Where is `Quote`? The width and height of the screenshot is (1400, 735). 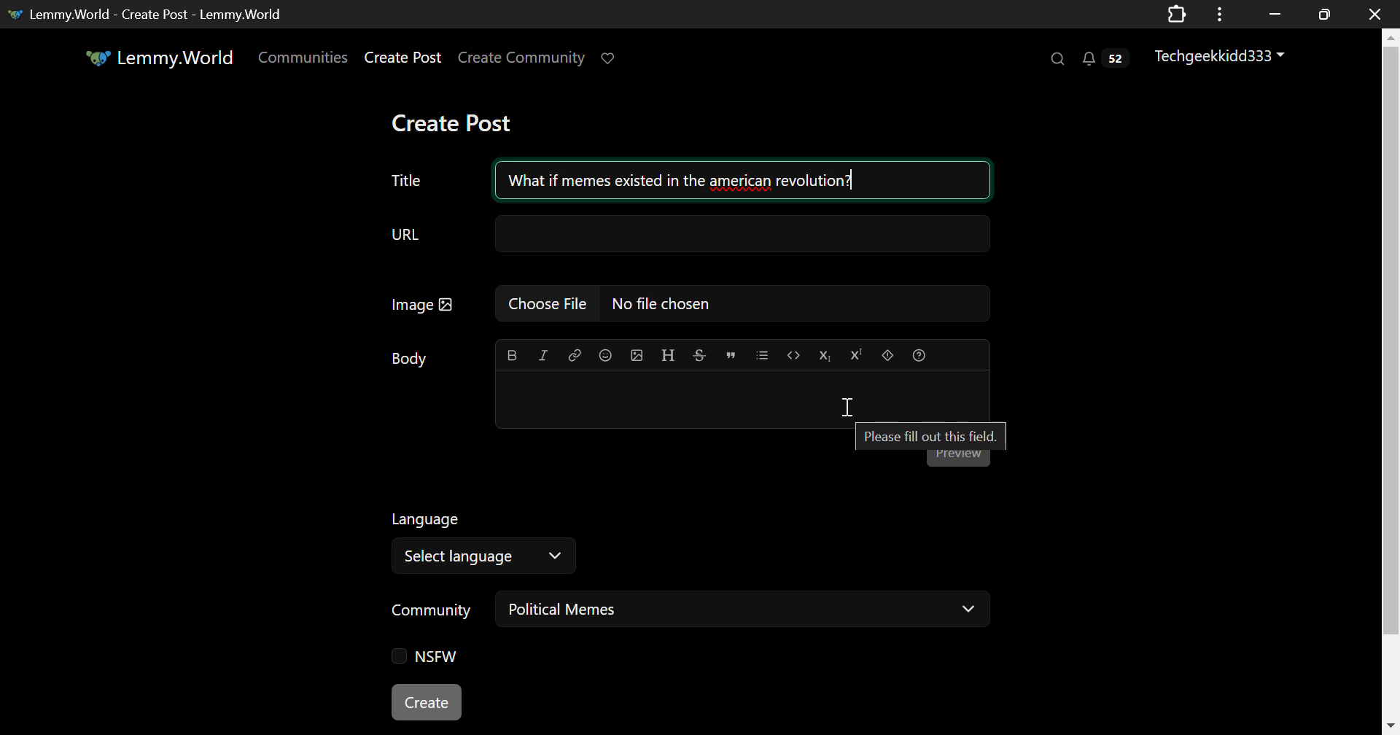 Quote is located at coordinates (730, 354).